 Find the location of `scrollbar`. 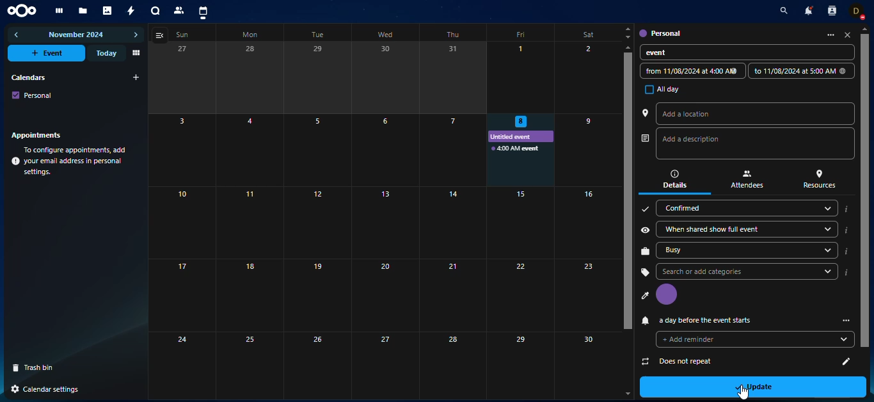

scrollbar is located at coordinates (628, 194).